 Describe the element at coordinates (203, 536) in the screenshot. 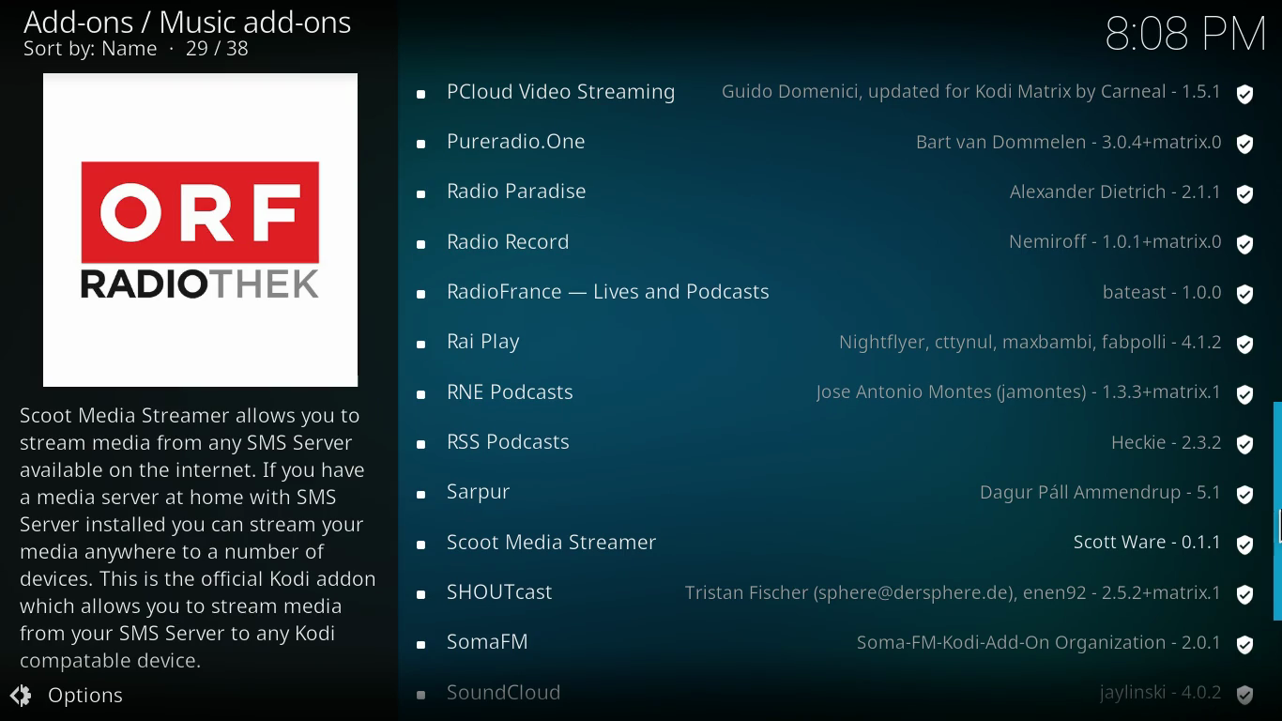

I see `description` at that location.